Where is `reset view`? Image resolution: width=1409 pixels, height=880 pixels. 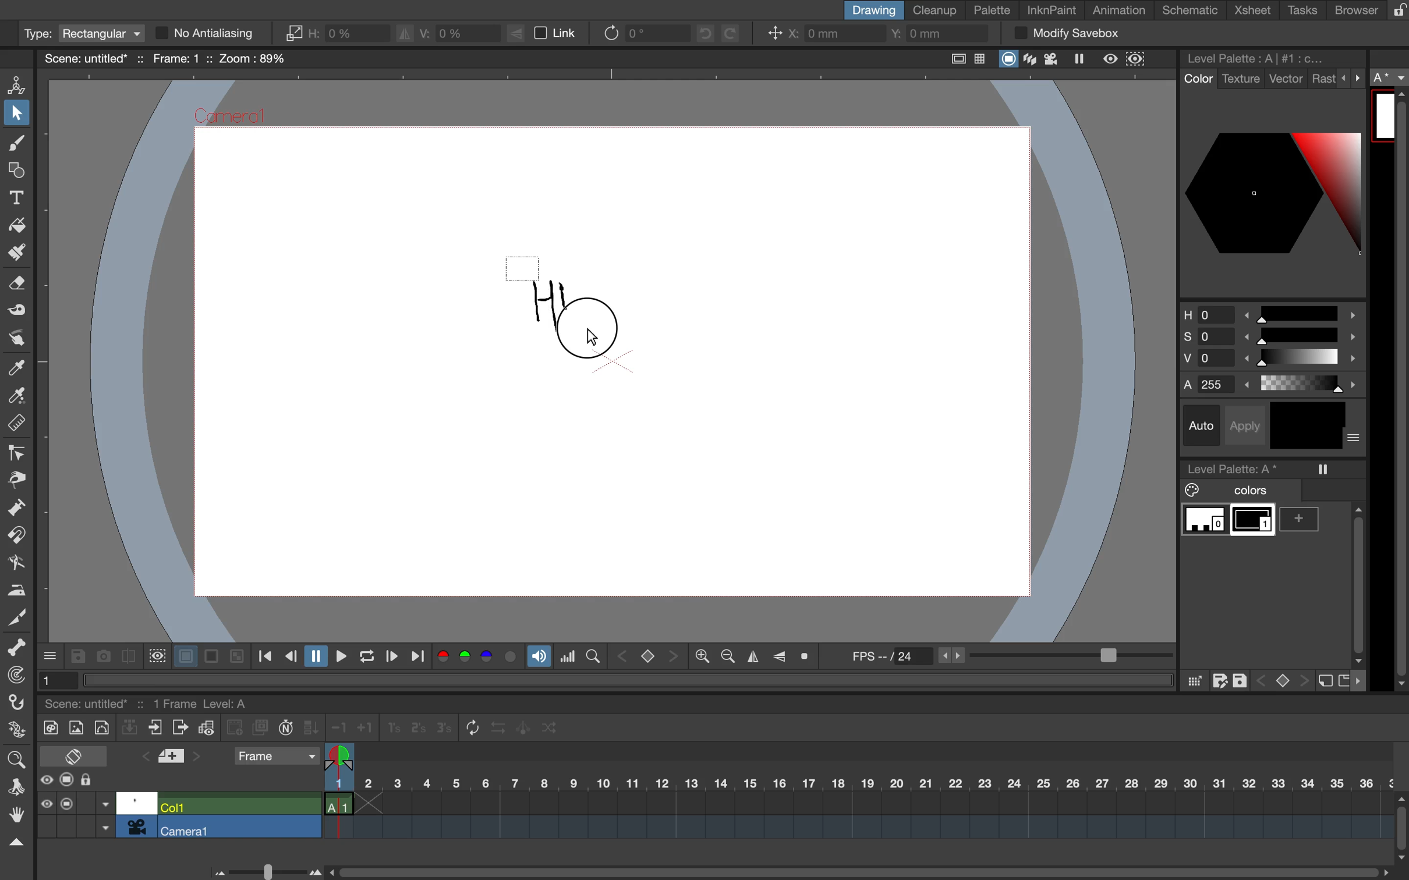 reset view is located at coordinates (809, 657).